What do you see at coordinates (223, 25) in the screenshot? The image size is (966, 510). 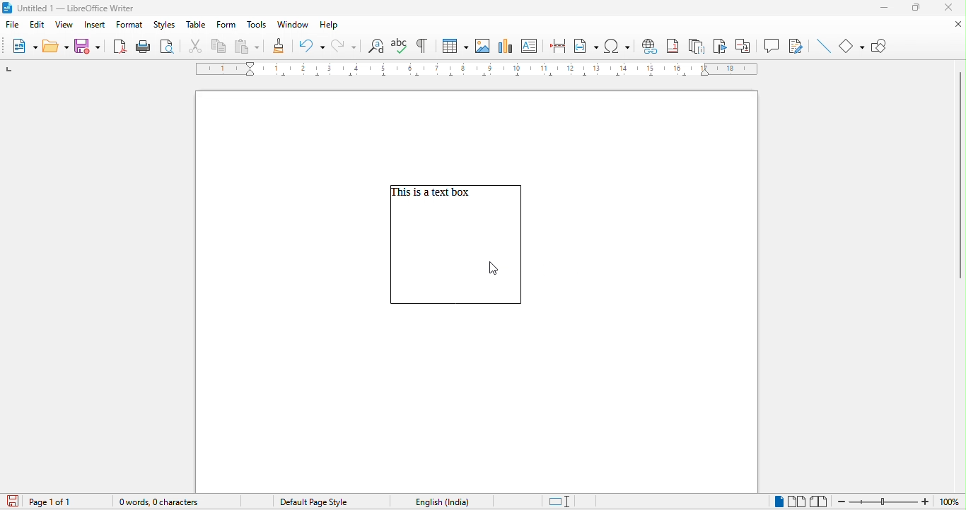 I see `form` at bounding box center [223, 25].